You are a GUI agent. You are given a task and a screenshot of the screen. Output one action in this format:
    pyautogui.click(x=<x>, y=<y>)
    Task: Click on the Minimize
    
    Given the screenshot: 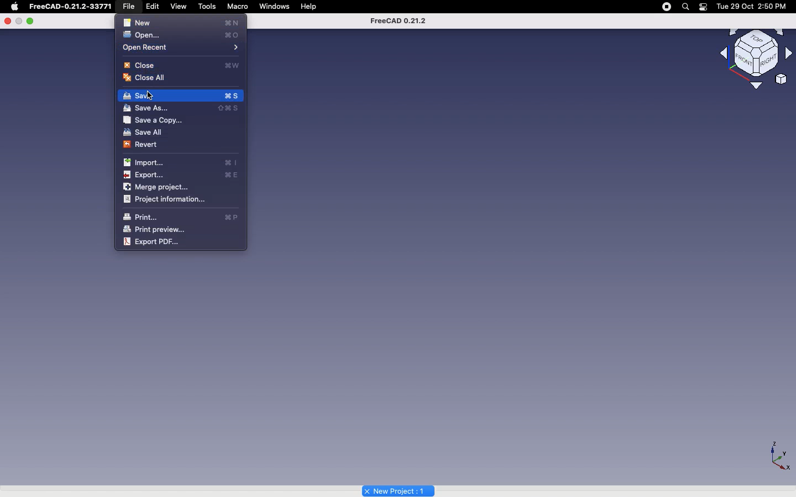 What is the action you would take?
    pyautogui.click(x=31, y=20)
    